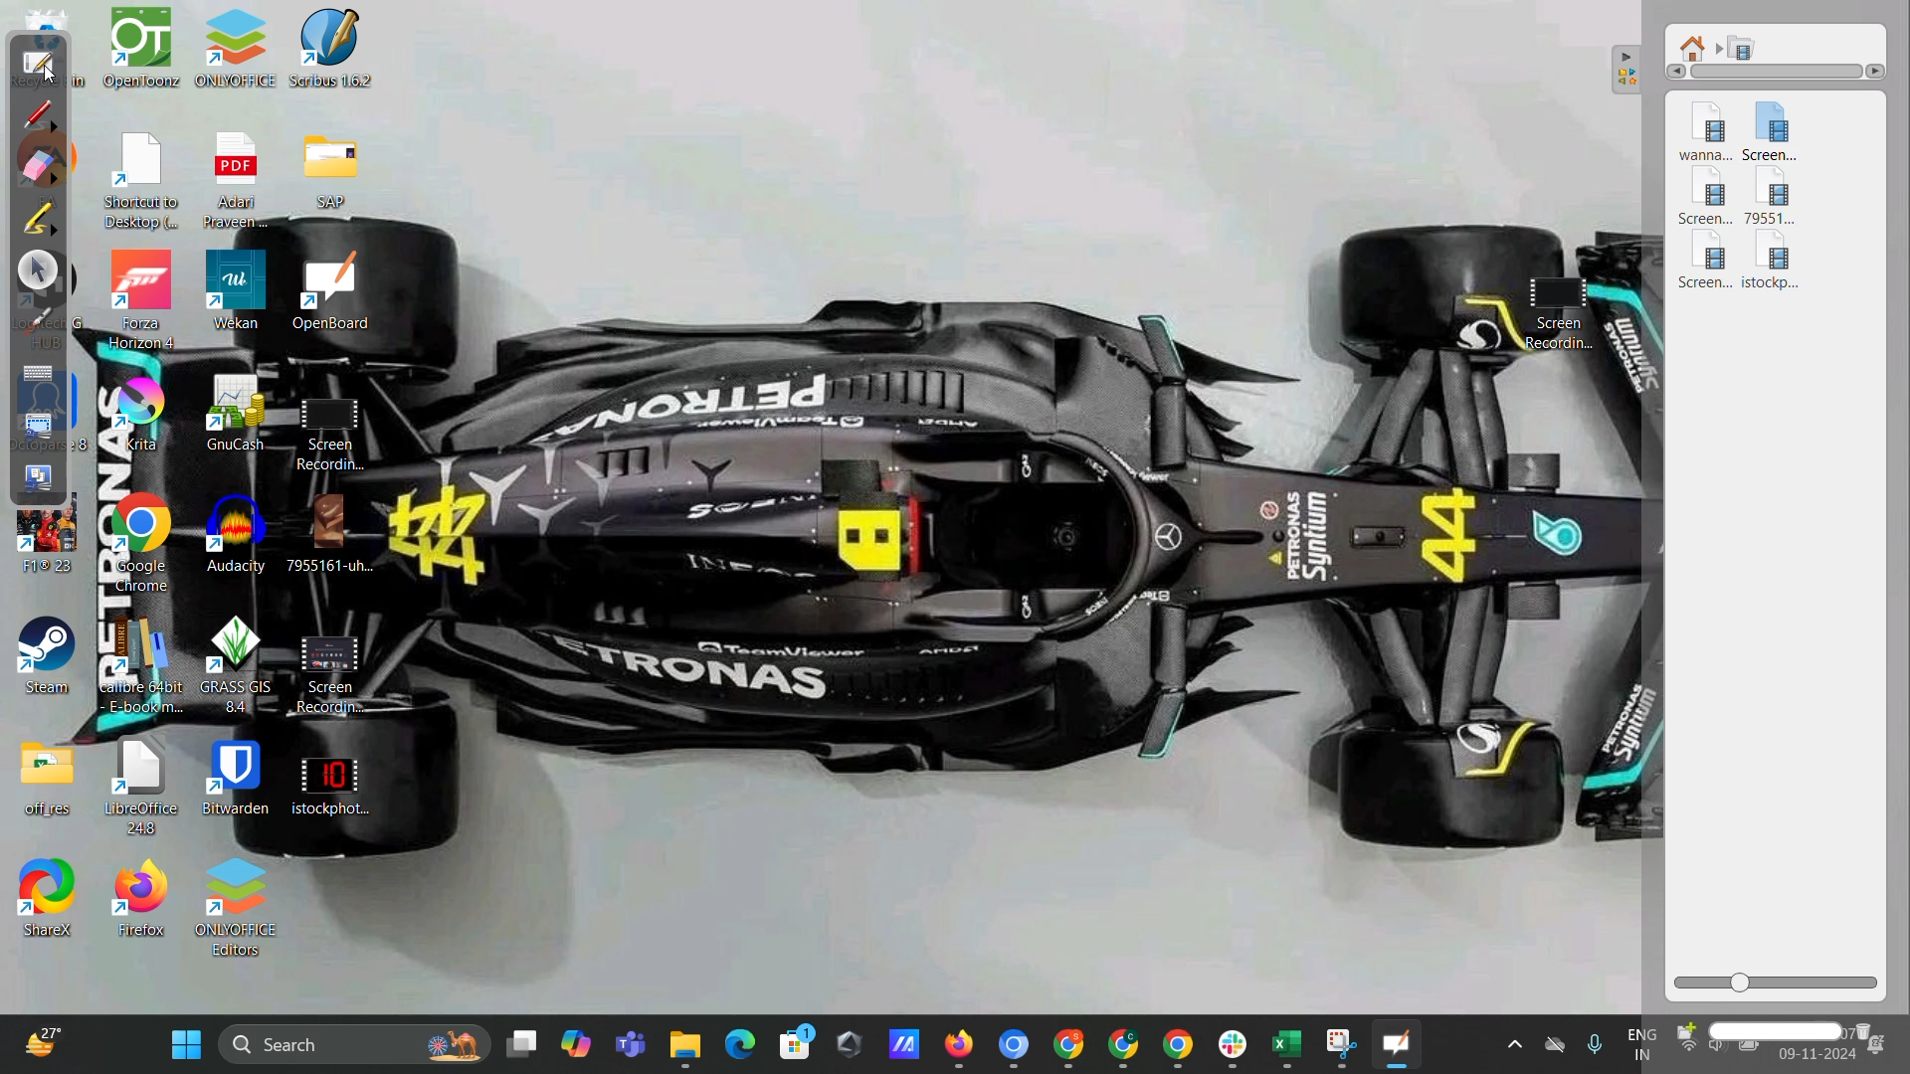 The height and width of the screenshot is (1074, 1910). Describe the element at coordinates (326, 784) in the screenshot. I see `istockphoto` at that location.